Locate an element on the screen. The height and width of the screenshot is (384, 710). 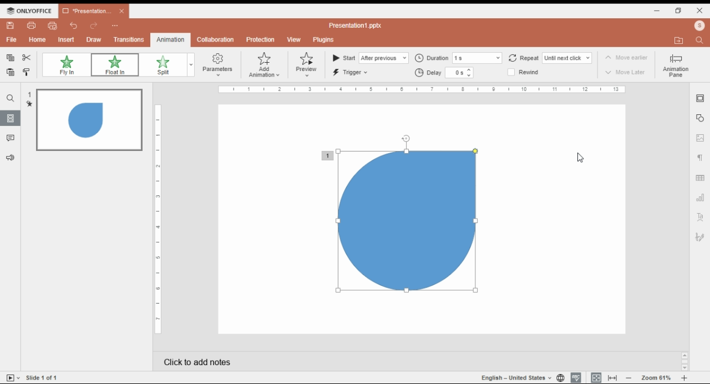
delay is located at coordinates (444, 73).